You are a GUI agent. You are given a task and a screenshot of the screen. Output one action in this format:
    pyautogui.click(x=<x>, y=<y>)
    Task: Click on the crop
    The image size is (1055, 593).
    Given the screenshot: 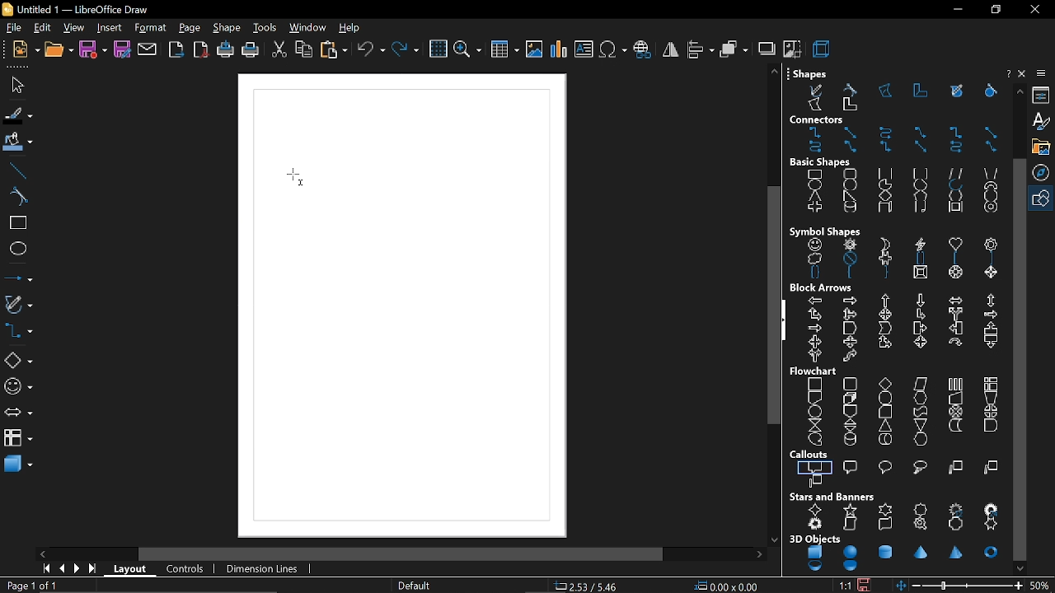 What is the action you would take?
    pyautogui.click(x=791, y=49)
    